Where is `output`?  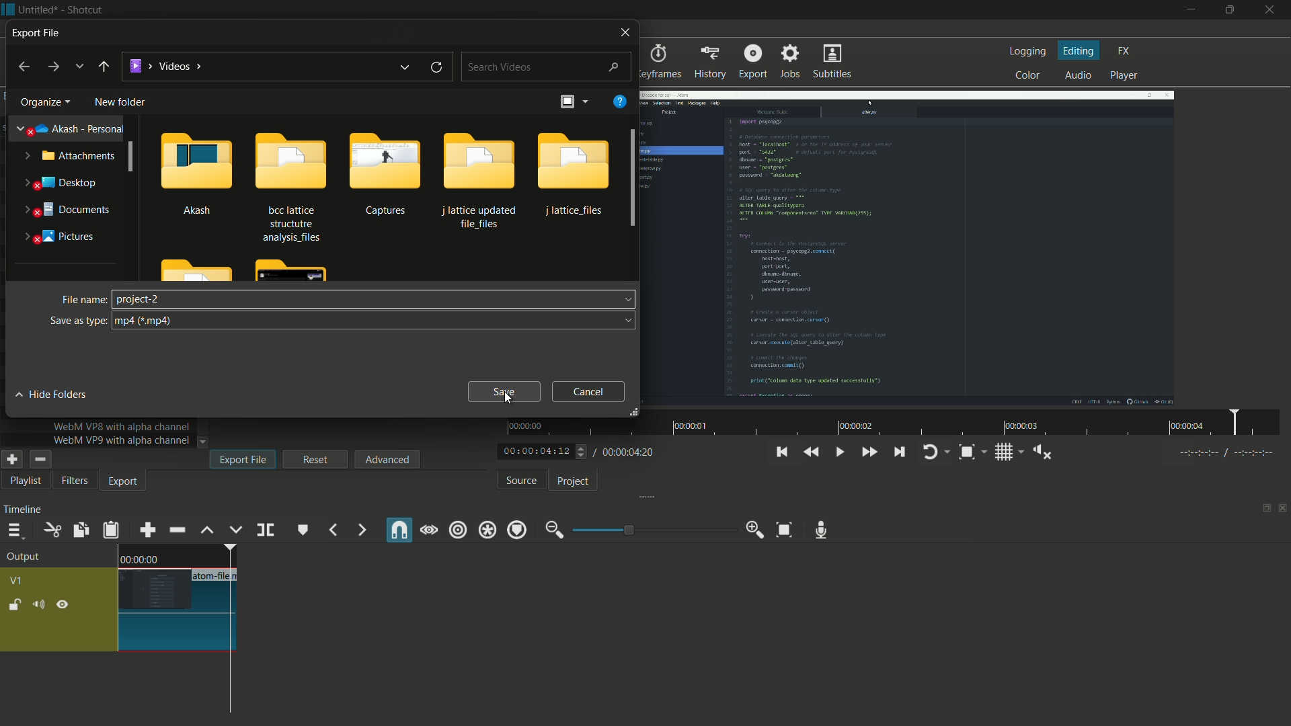 output is located at coordinates (27, 557).